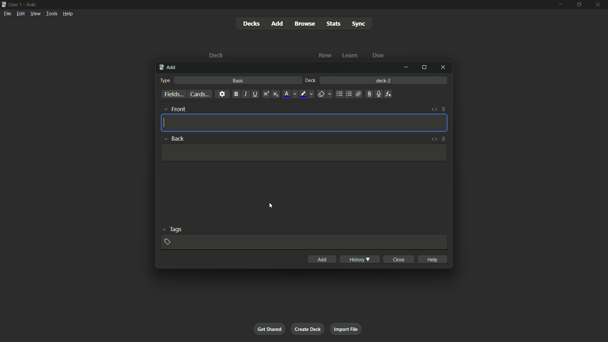  I want to click on alignment, so click(359, 94).